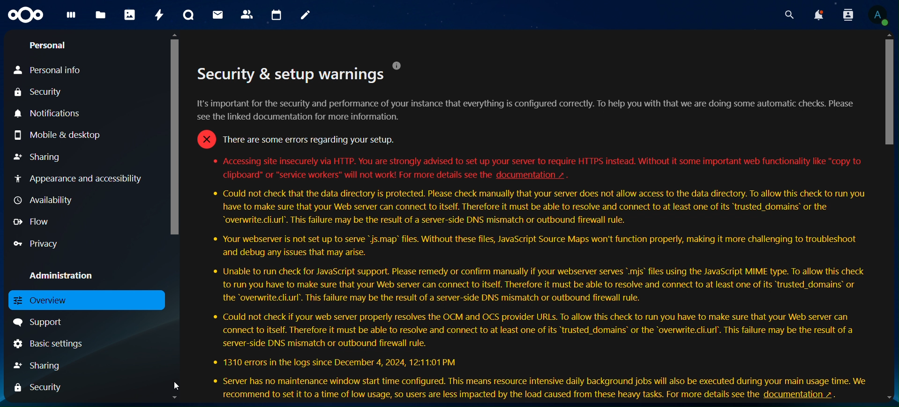 Image resolution: width=899 pixels, height=407 pixels. What do you see at coordinates (176, 385) in the screenshot?
I see `cursor` at bounding box center [176, 385].